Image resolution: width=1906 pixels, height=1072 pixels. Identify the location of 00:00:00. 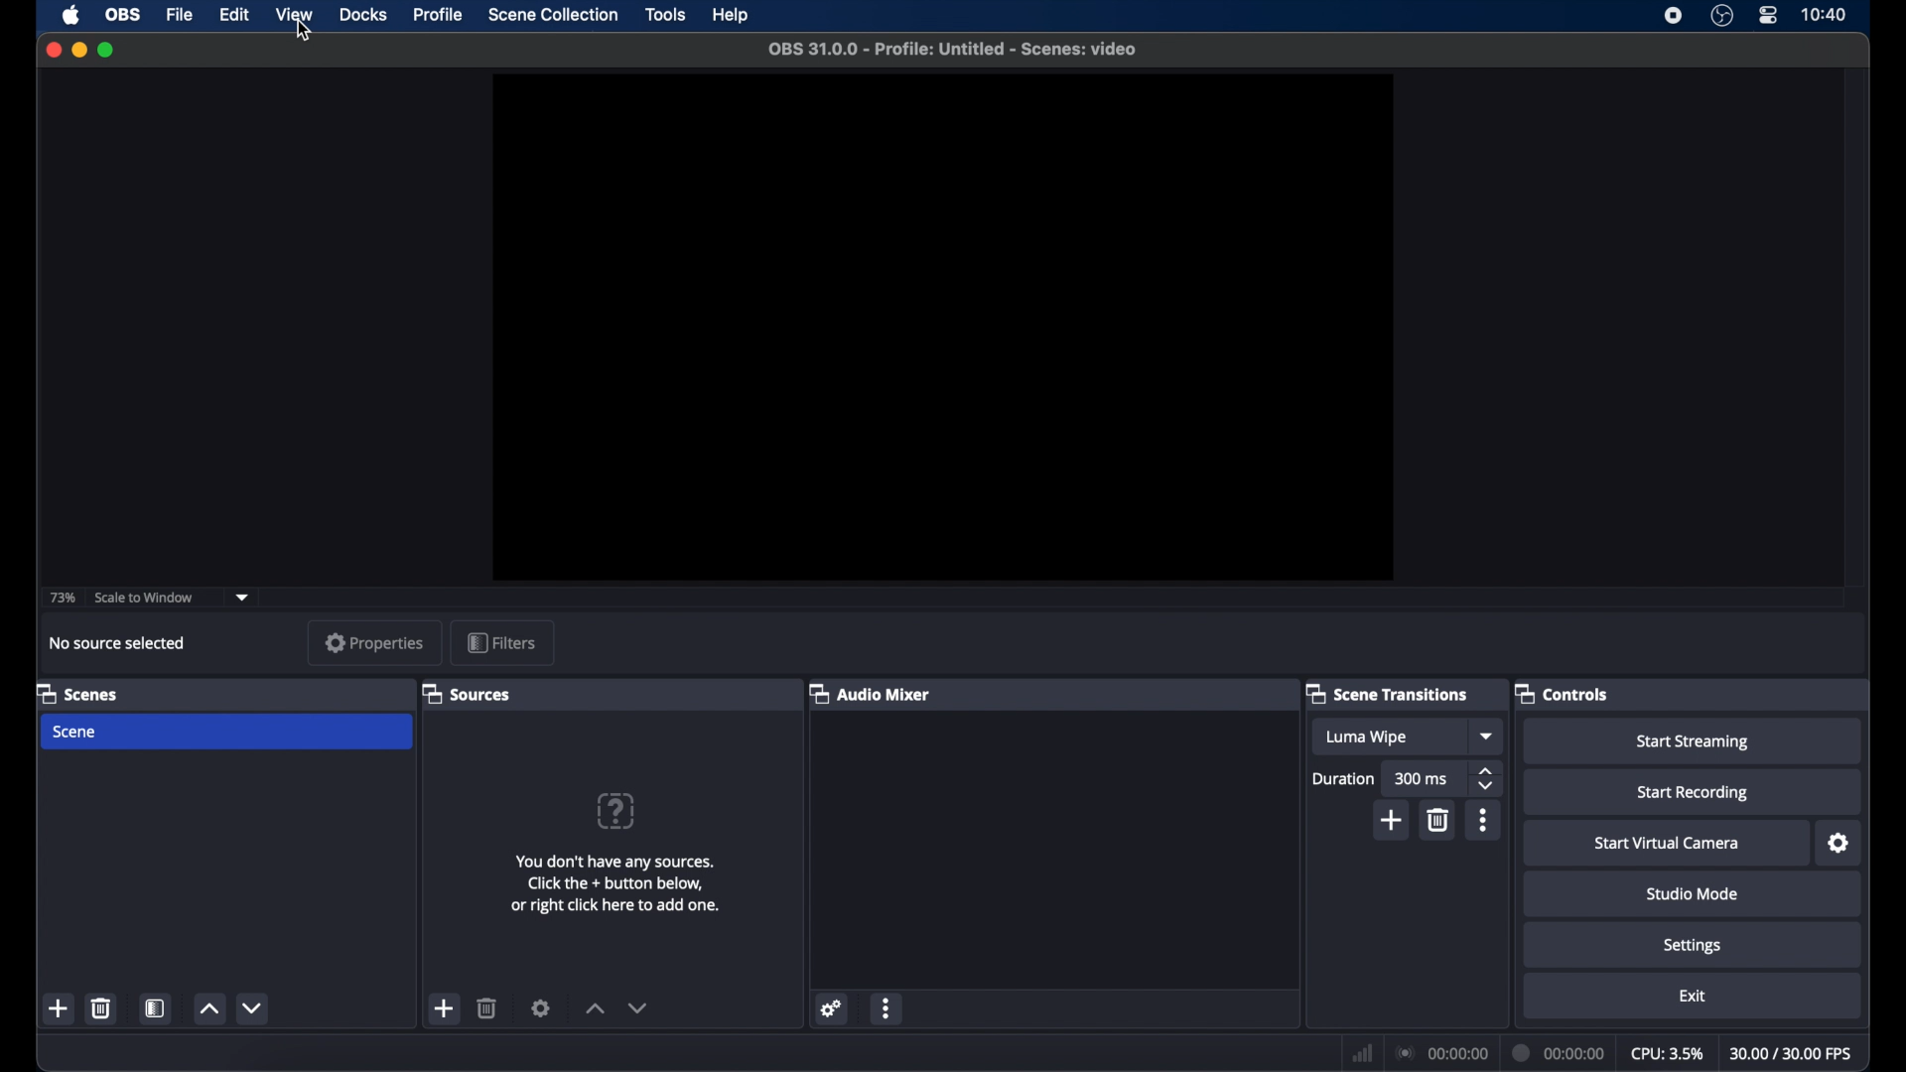
(1560, 1051).